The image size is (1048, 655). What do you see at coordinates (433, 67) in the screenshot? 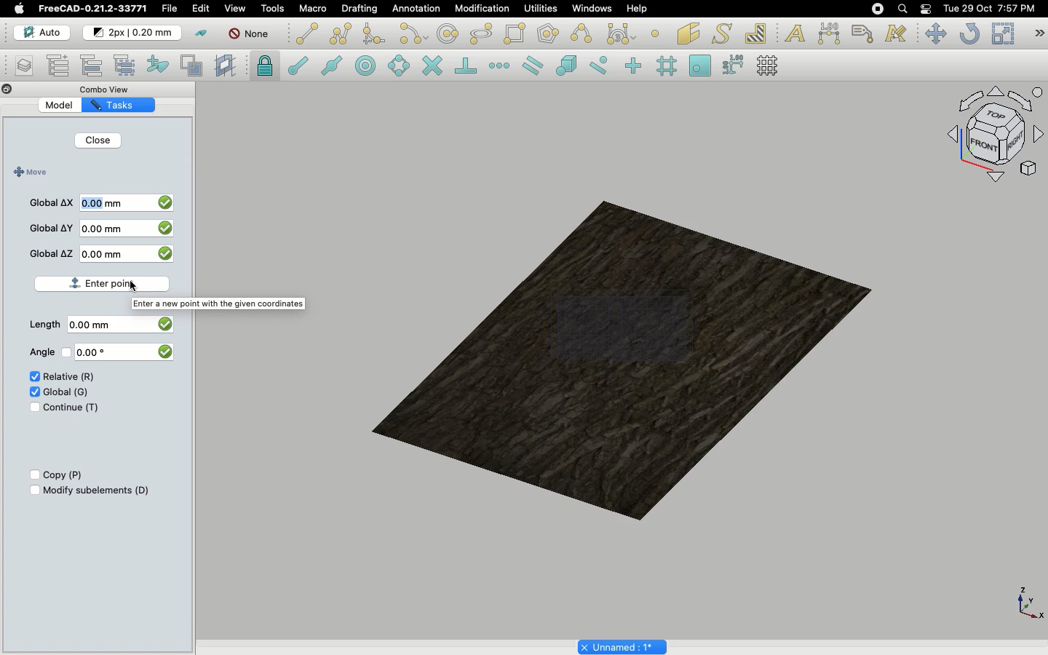
I see `Snap intersection` at bounding box center [433, 67].